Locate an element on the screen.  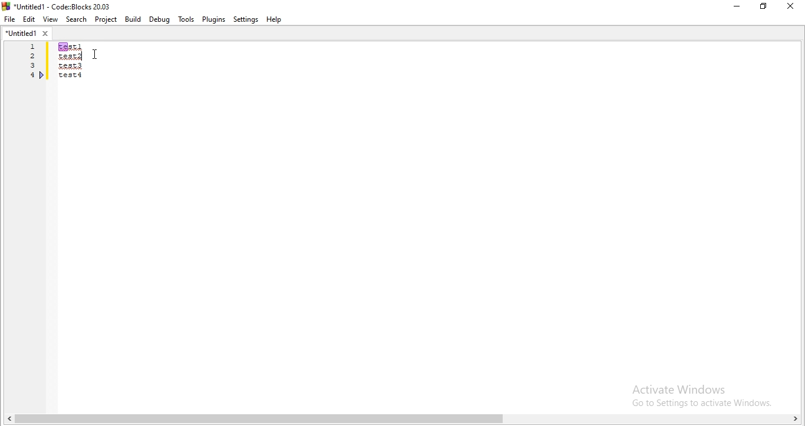
Untitled - Code:: blocks 2003 is located at coordinates (58, 5).